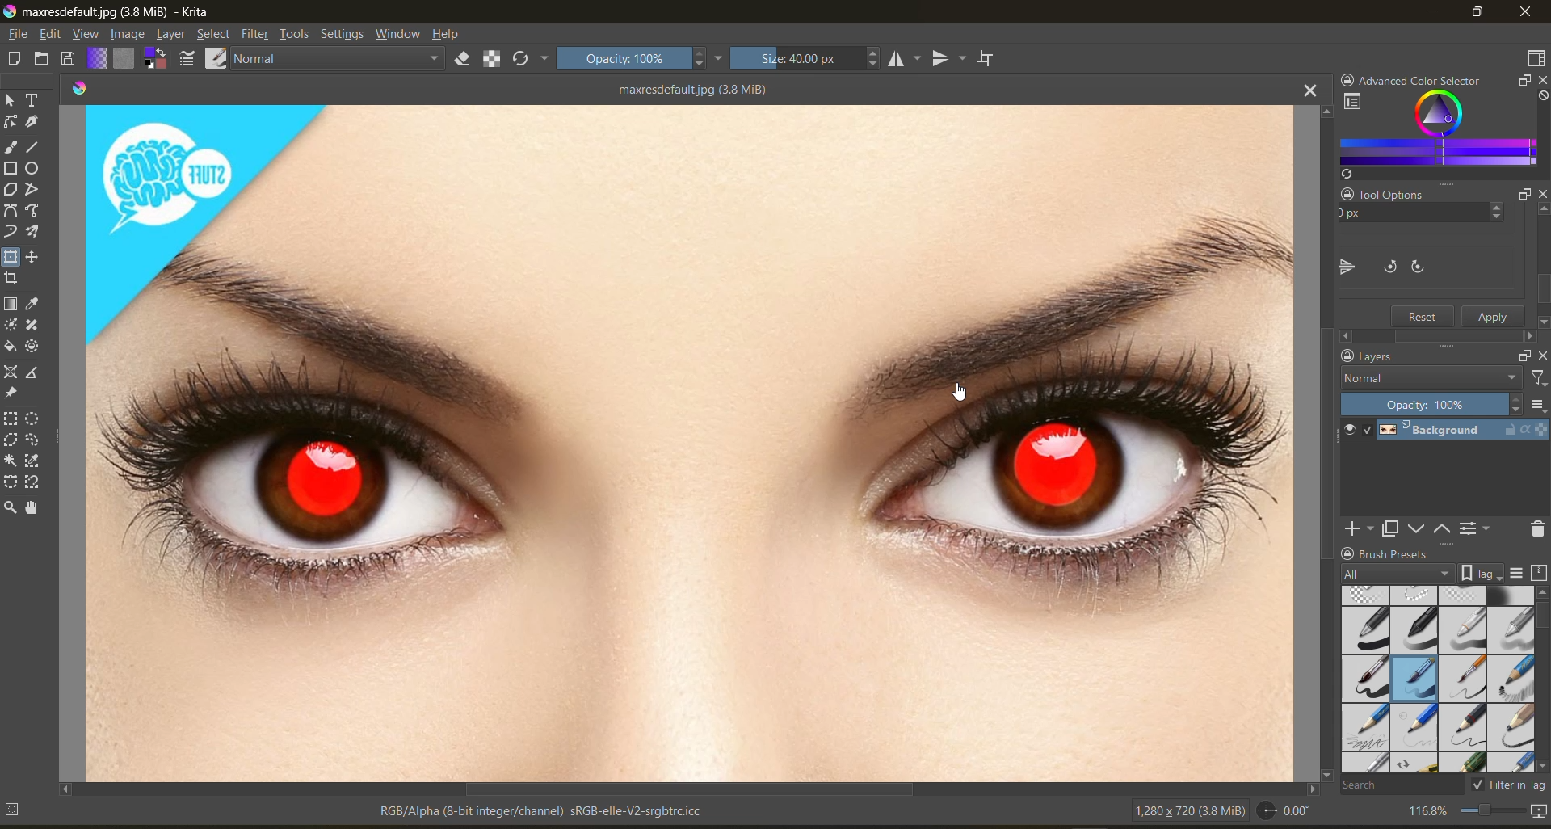  I want to click on save, so click(70, 58).